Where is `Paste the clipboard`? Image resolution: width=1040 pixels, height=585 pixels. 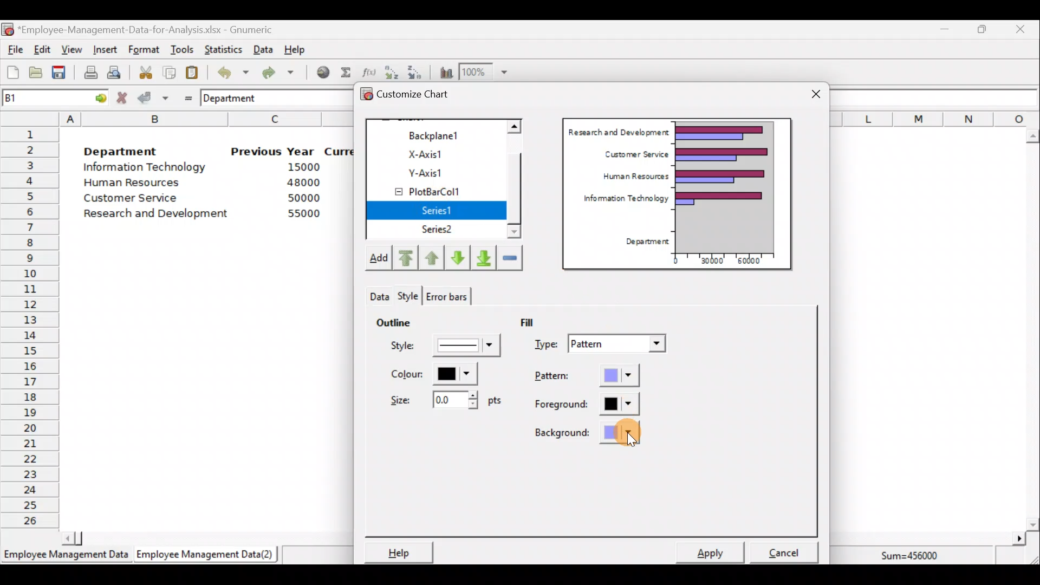
Paste the clipboard is located at coordinates (192, 72).